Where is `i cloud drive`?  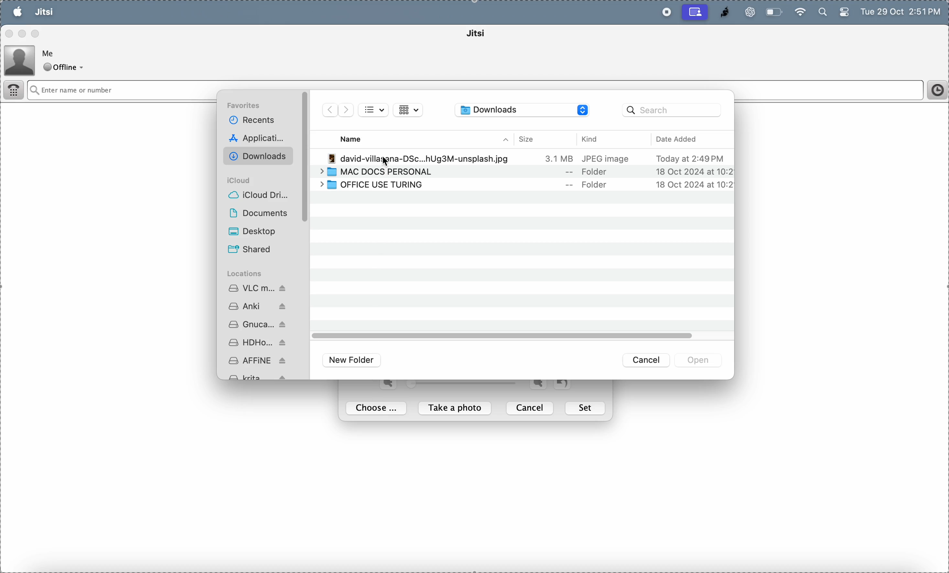 i cloud drive is located at coordinates (259, 194).